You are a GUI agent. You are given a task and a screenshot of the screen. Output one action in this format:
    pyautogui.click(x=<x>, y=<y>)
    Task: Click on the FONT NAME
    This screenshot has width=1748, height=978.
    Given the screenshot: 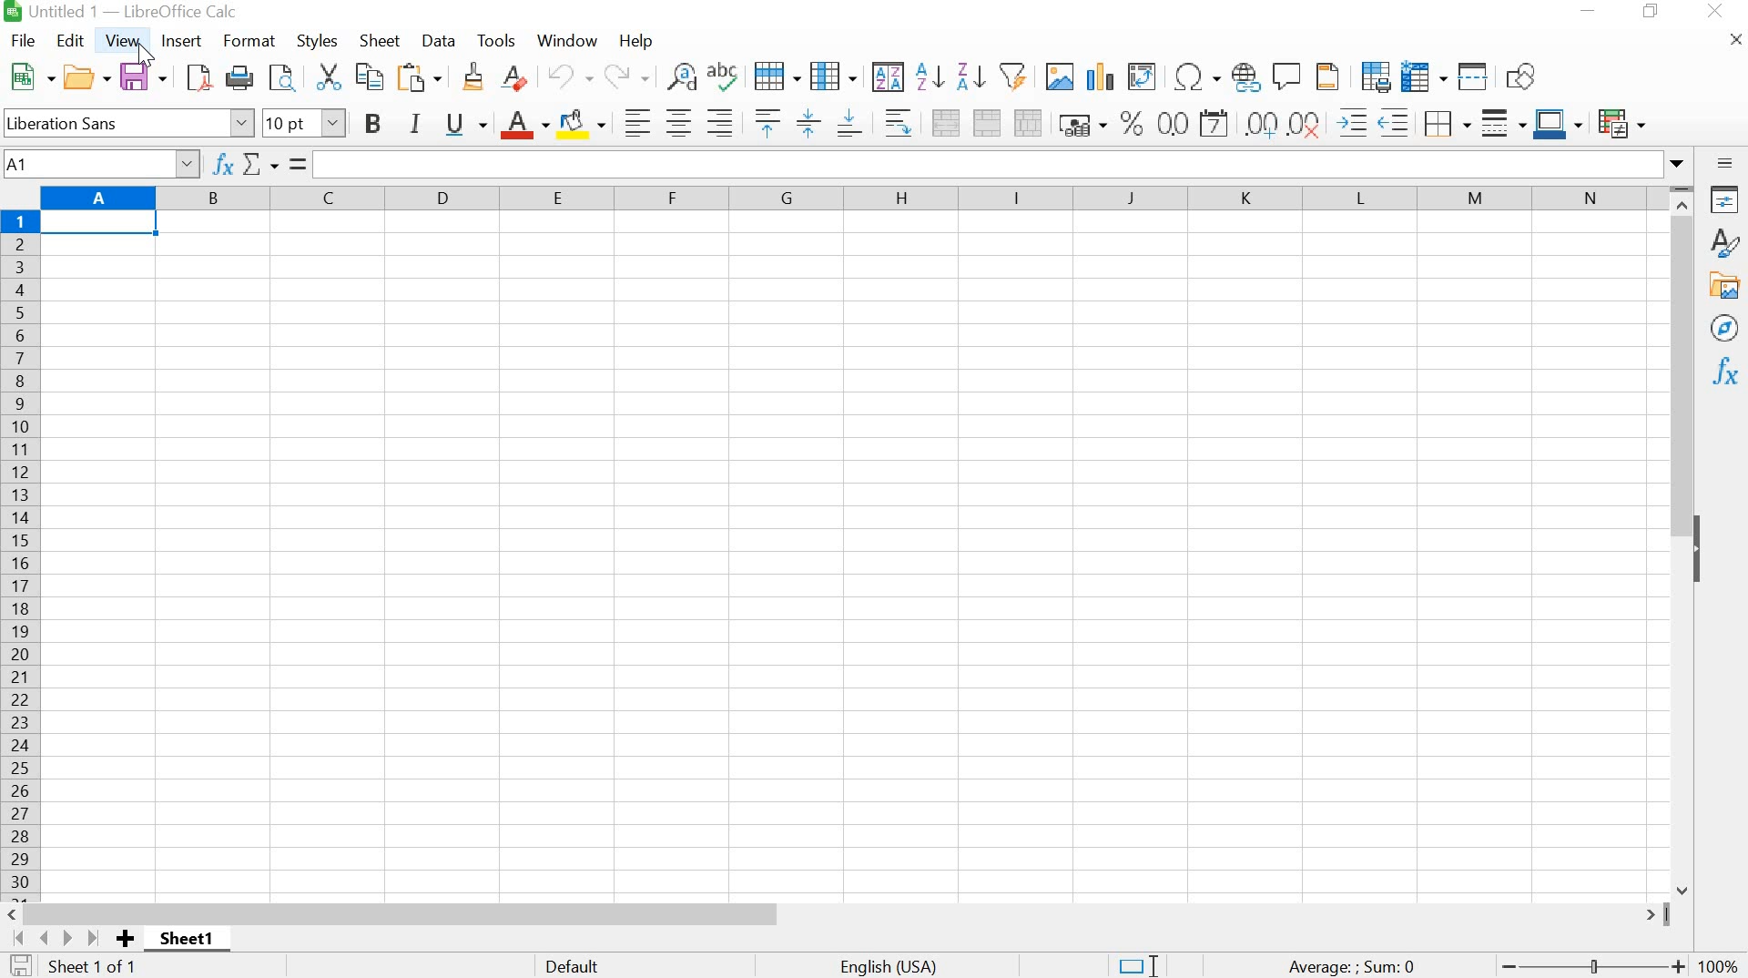 What is the action you would take?
    pyautogui.click(x=127, y=121)
    